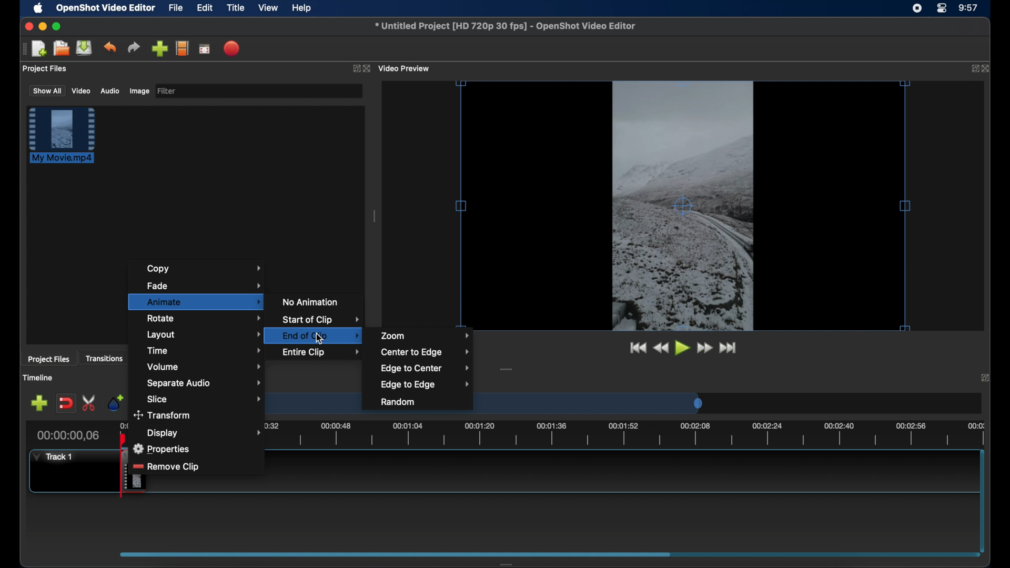  What do you see at coordinates (159, 49) in the screenshot?
I see `import files` at bounding box center [159, 49].